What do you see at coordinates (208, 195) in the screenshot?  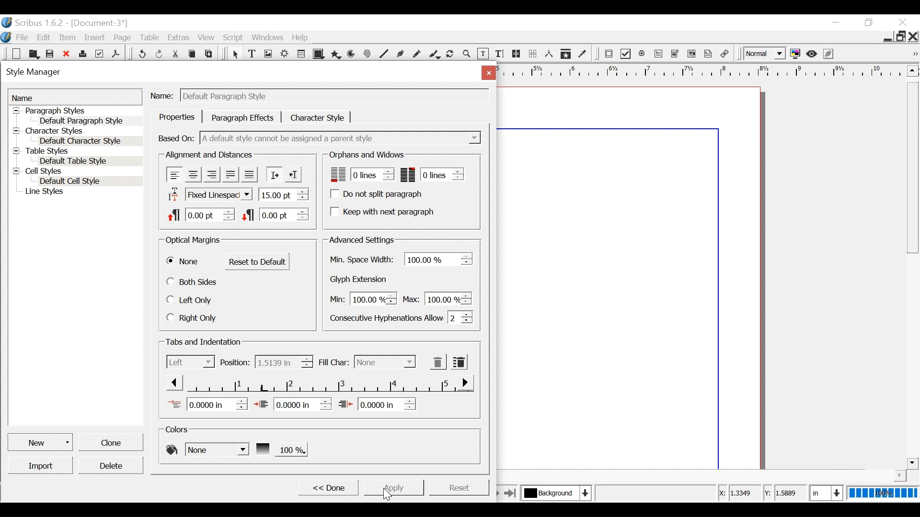 I see `line Spacing mode` at bounding box center [208, 195].